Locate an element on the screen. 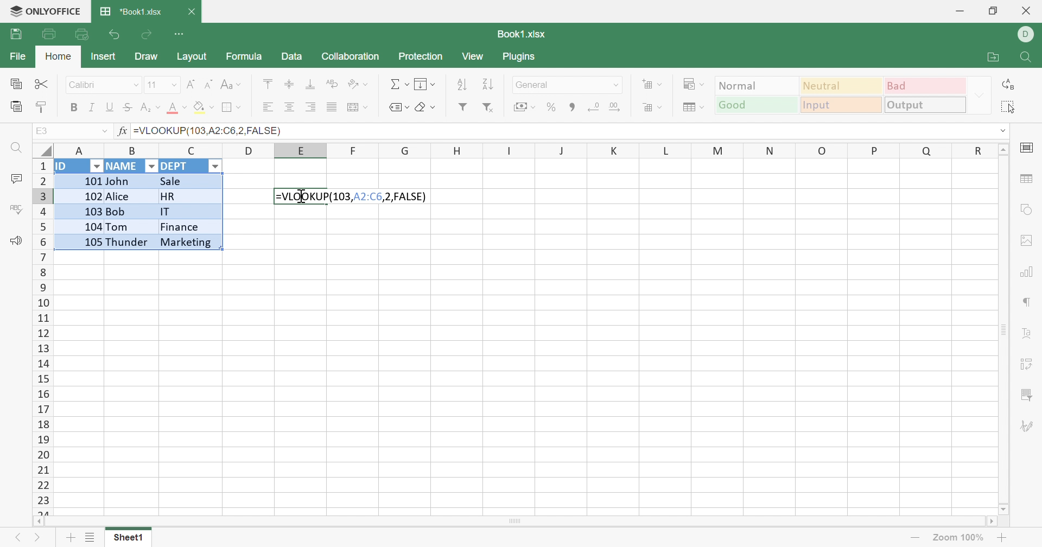  Check Spelling is located at coordinates (16, 208).